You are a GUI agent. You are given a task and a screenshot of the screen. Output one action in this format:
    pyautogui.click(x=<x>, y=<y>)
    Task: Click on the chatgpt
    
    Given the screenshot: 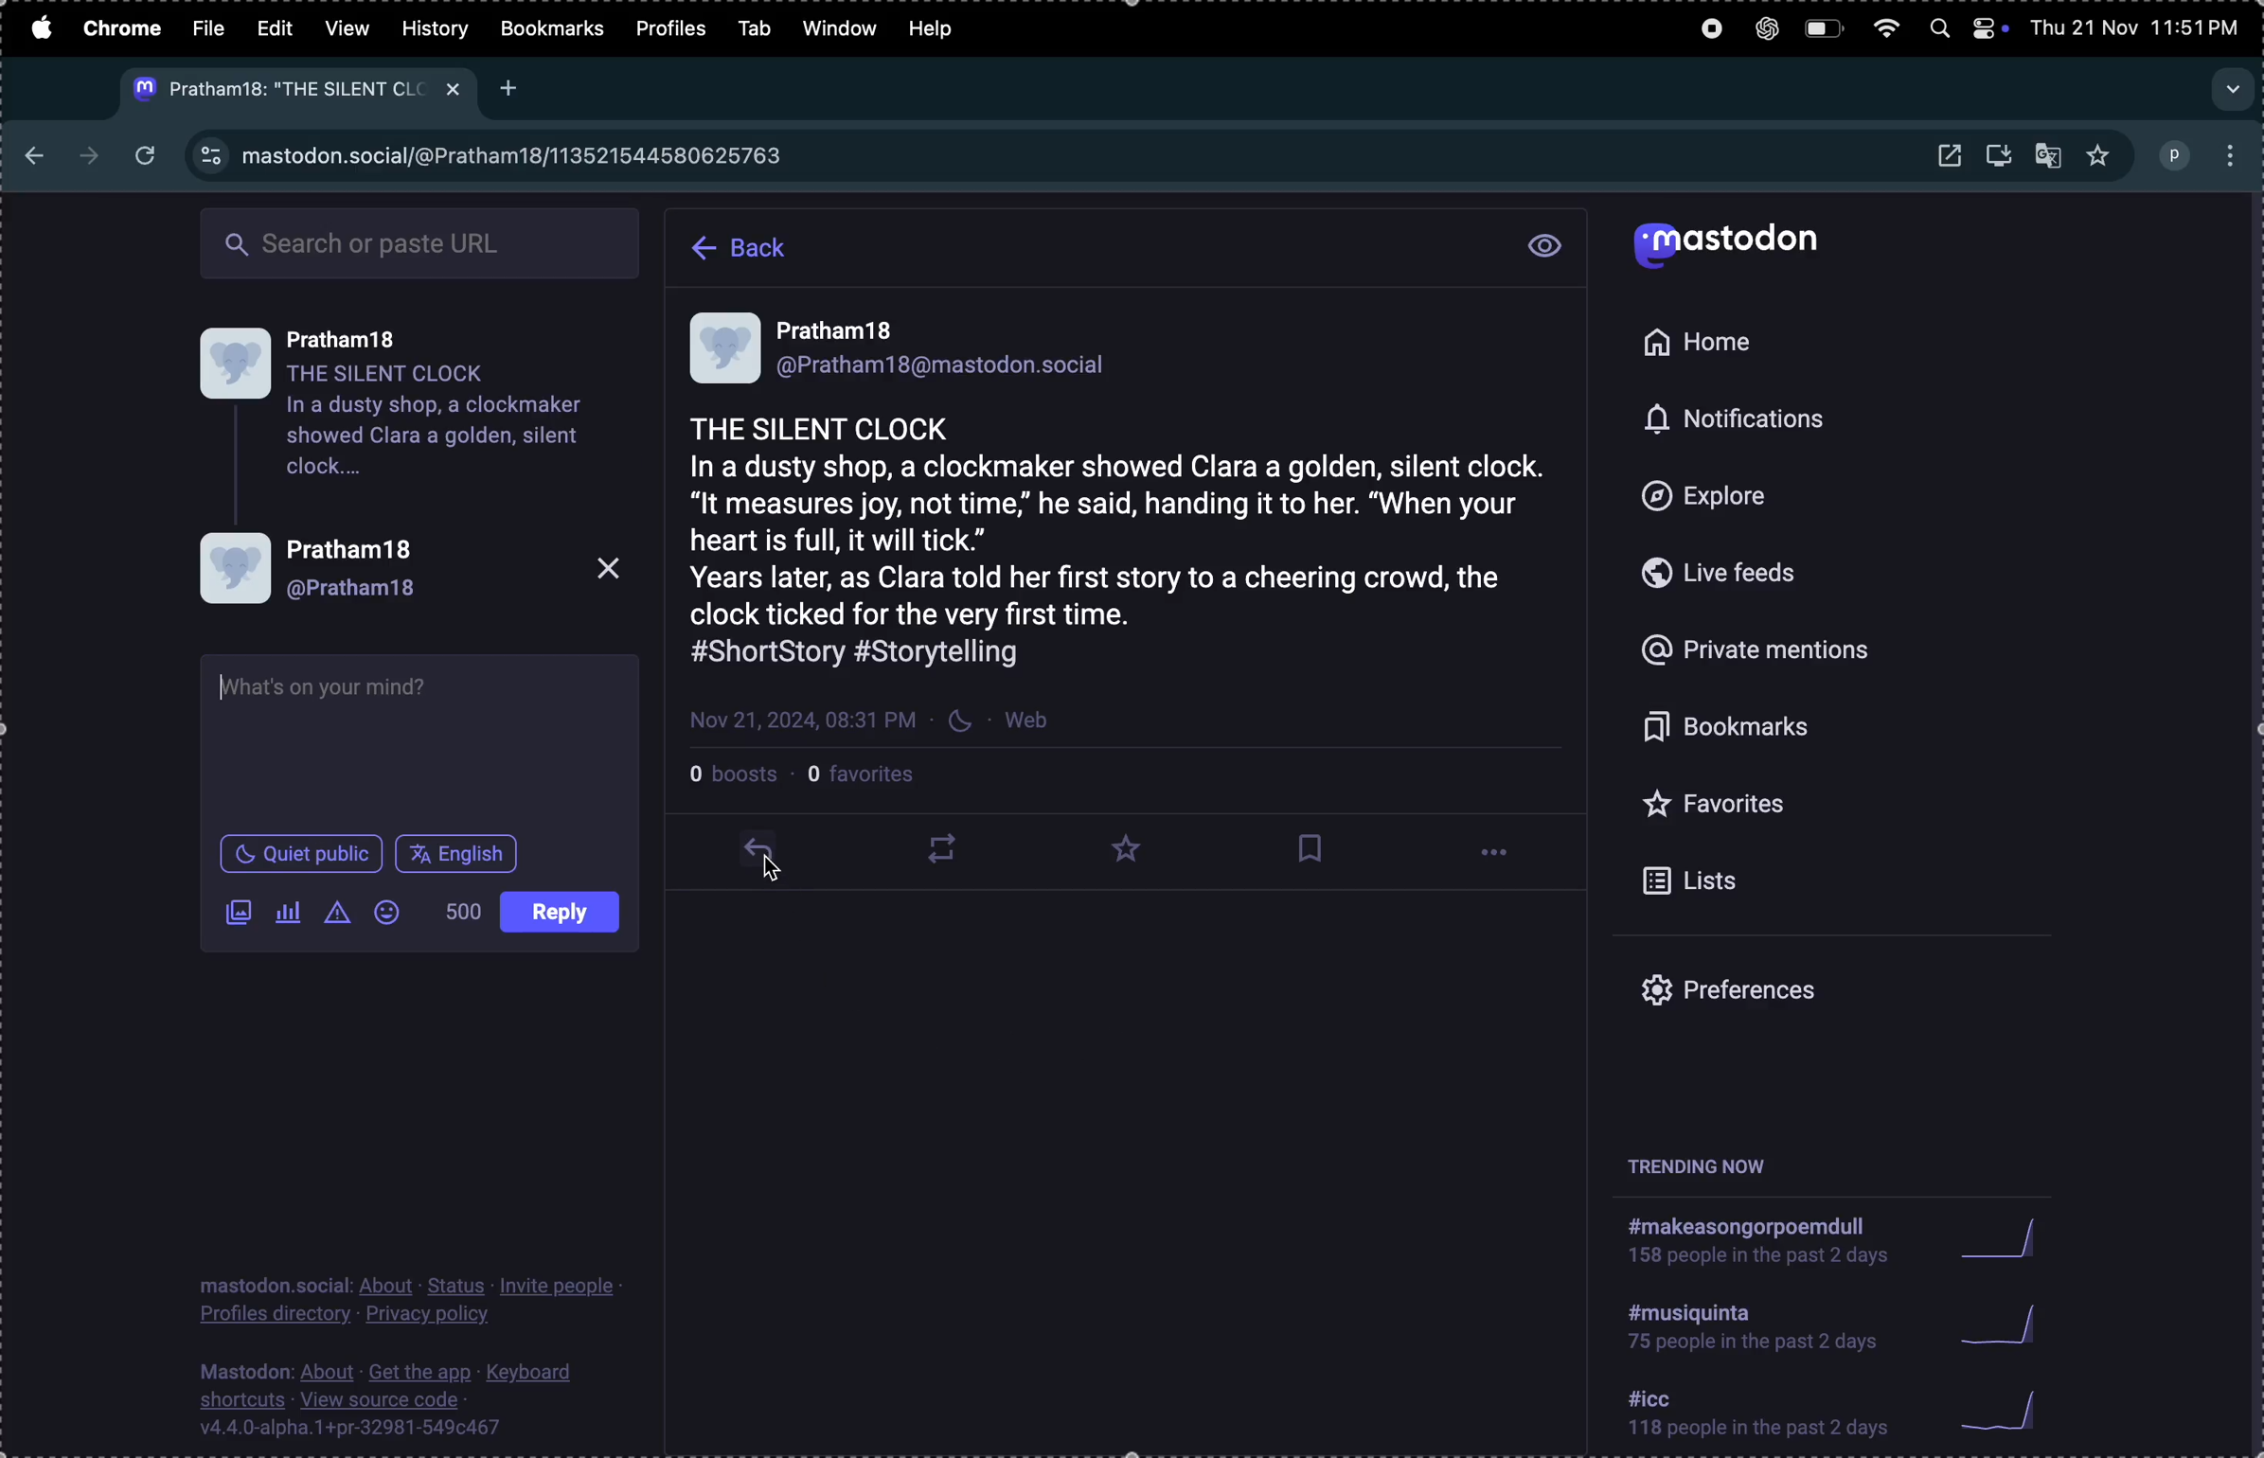 What is the action you would take?
    pyautogui.click(x=1765, y=28)
    